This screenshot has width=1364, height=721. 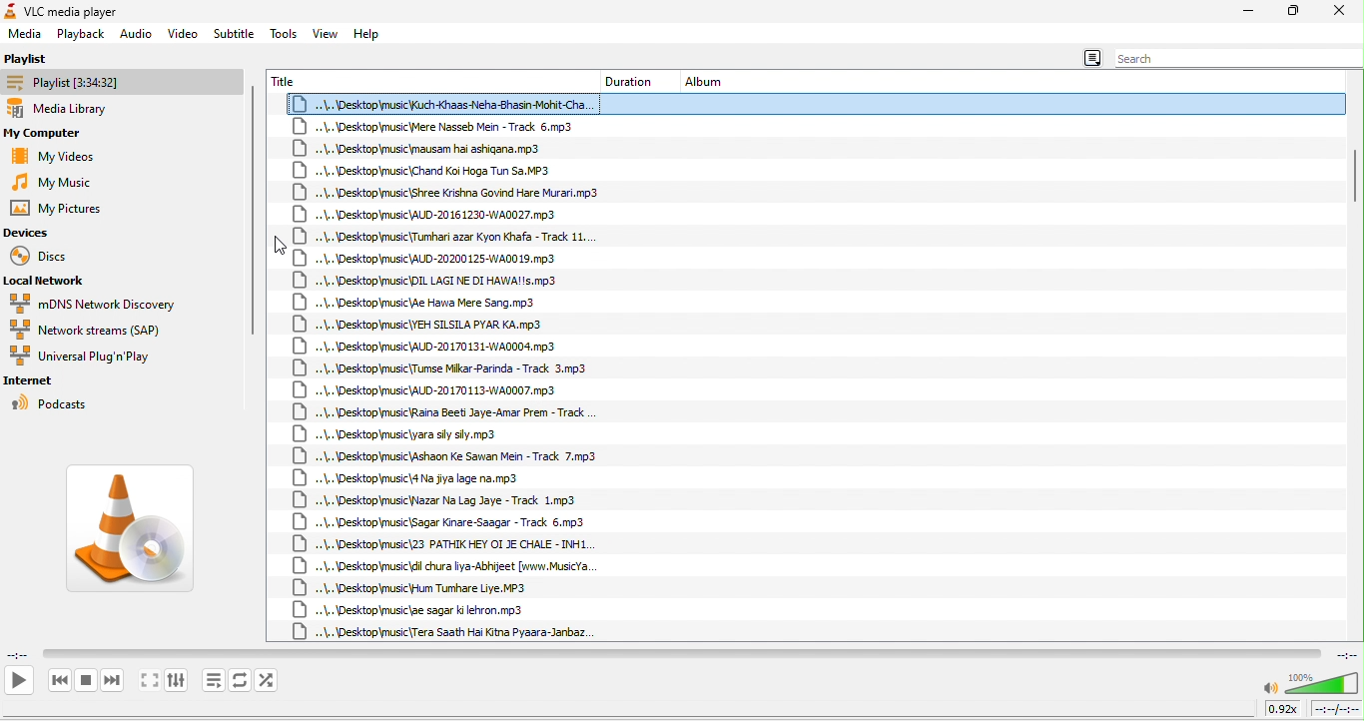 What do you see at coordinates (55, 255) in the screenshot?
I see `discs` at bounding box center [55, 255].